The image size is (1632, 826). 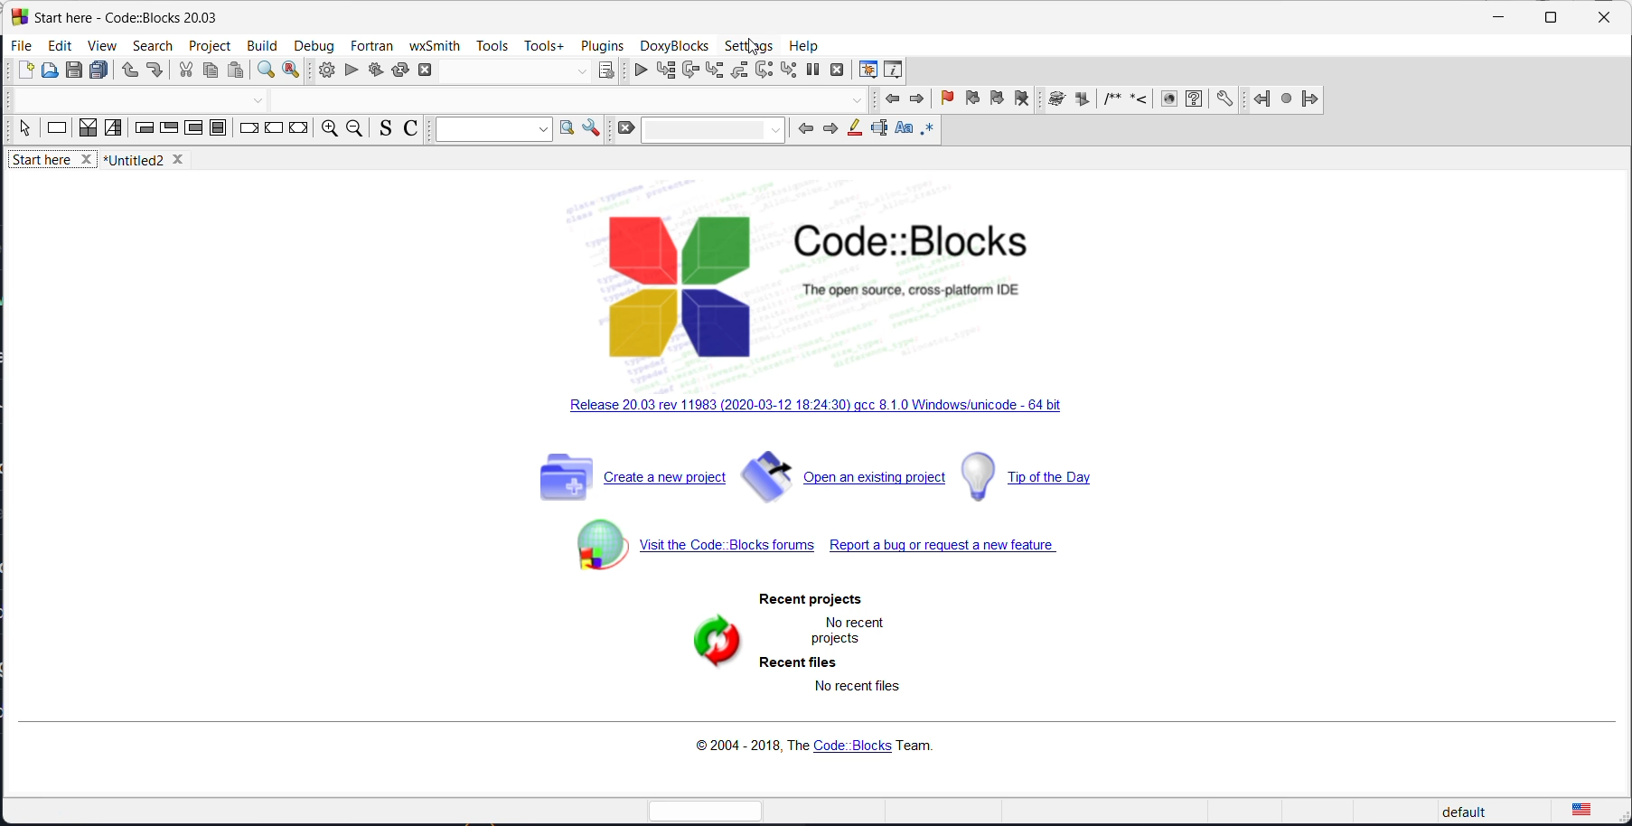 What do you see at coordinates (624, 129) in the screenshot?
I see `clear` at bounding box center [624, 129].